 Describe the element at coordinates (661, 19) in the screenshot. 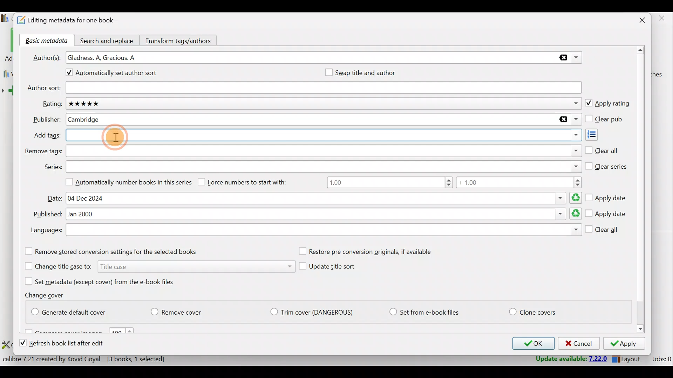

I see `close` at that location.